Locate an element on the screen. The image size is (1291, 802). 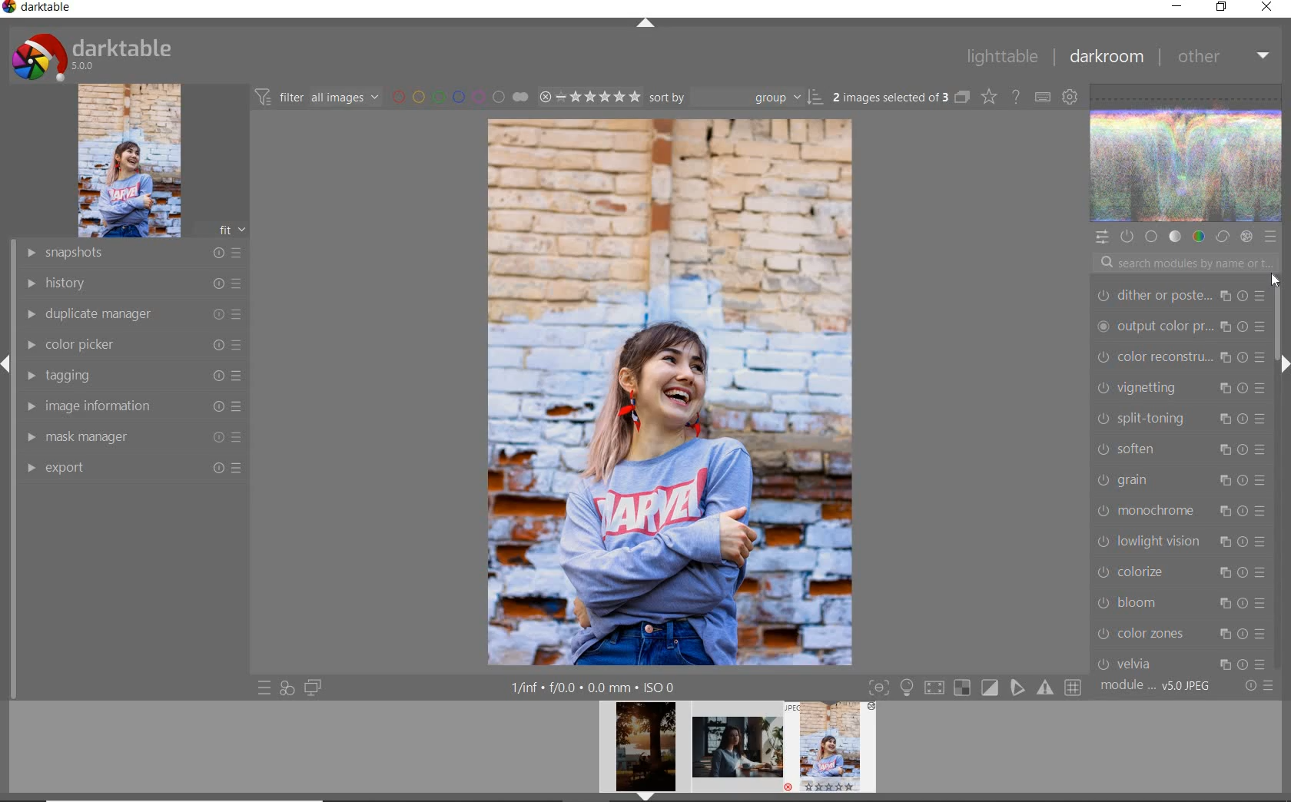
image preview is located at coordinates (835, 751).